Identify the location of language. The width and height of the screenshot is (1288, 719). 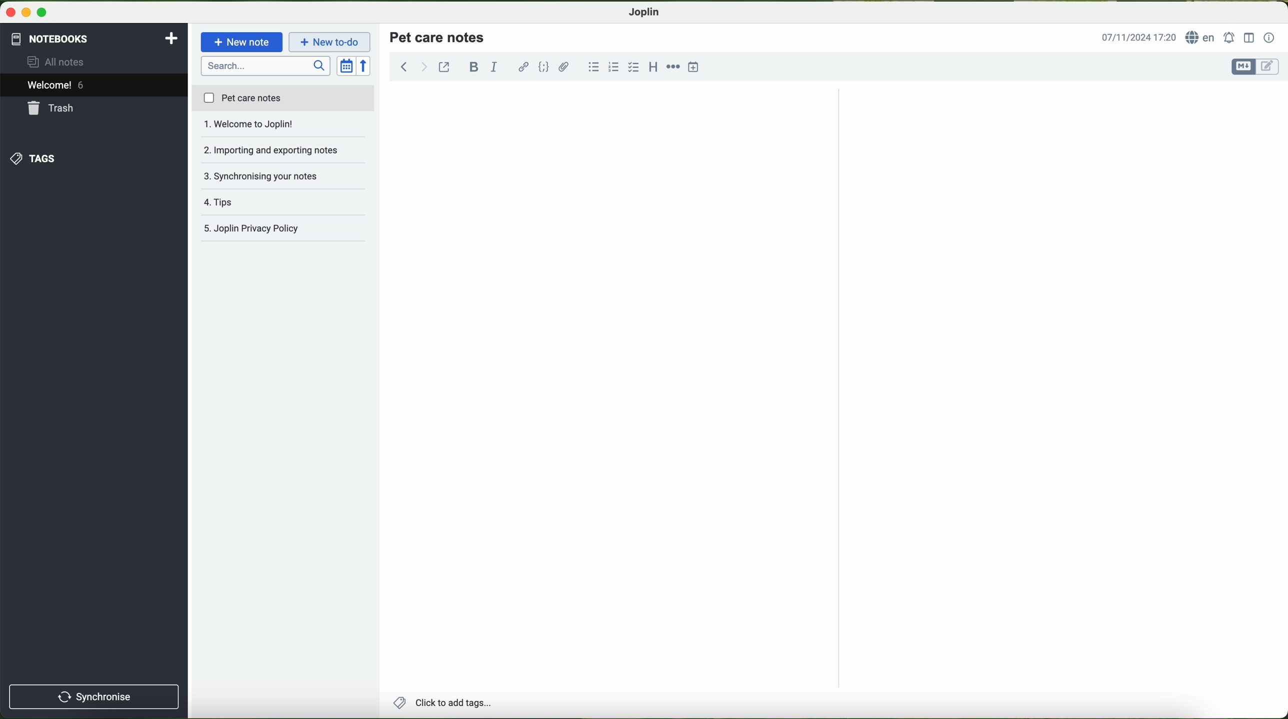
(1202, 38).